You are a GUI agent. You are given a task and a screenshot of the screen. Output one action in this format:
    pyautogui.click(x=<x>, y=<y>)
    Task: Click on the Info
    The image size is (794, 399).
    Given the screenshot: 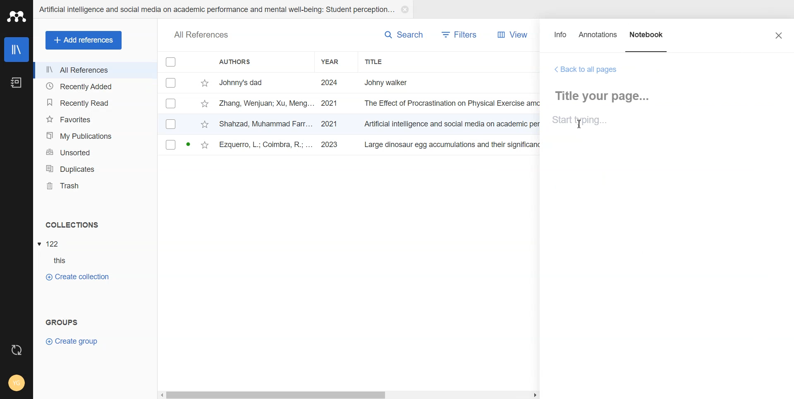 What is the action you would take?
    pyautogui.click(x=561, y=38)
    